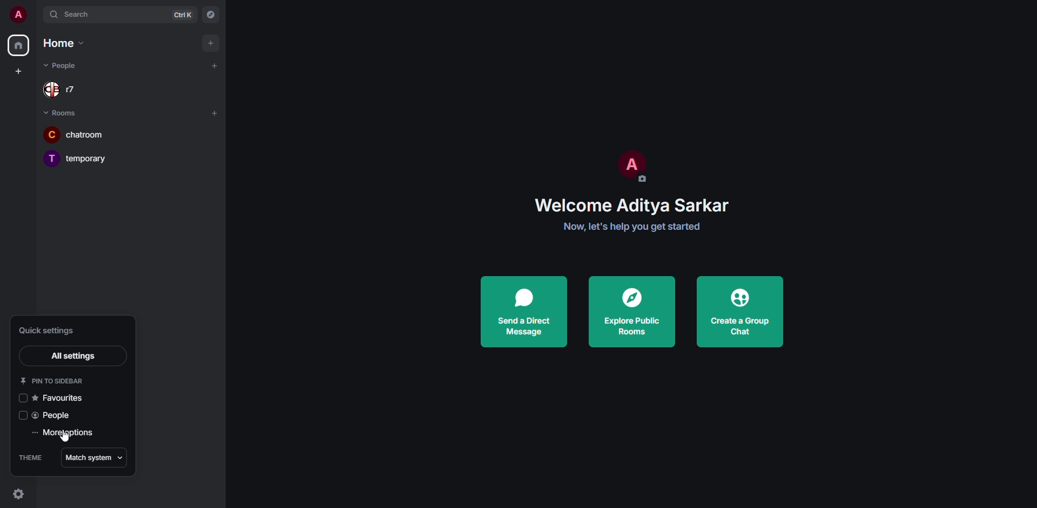  Describe the element at coordinates (214, 113) in the screenshot. I see `add` at that location.